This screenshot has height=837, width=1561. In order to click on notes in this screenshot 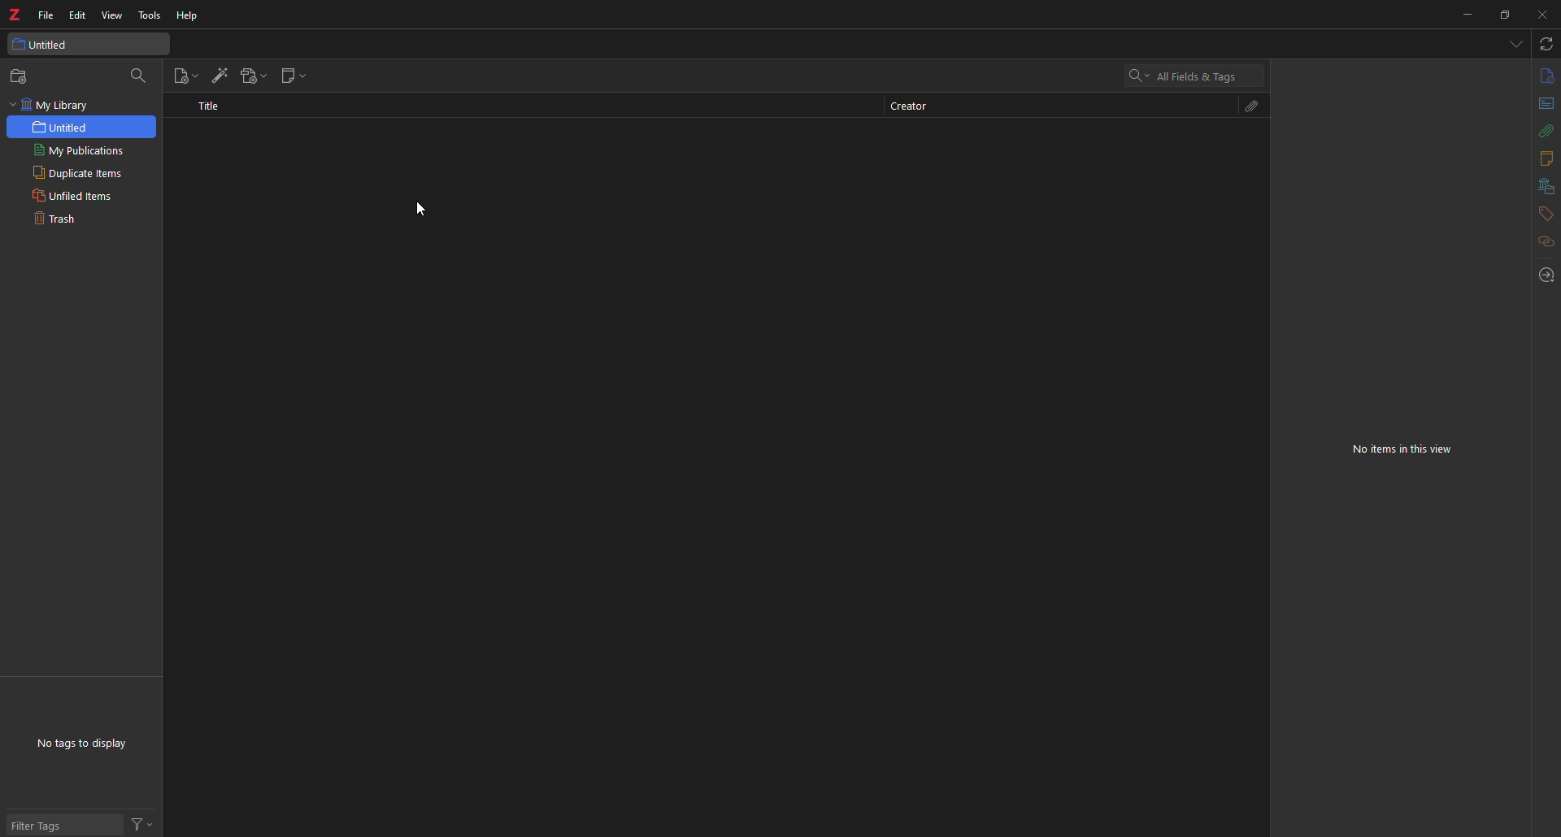, I will do `click(1546, 157)`.